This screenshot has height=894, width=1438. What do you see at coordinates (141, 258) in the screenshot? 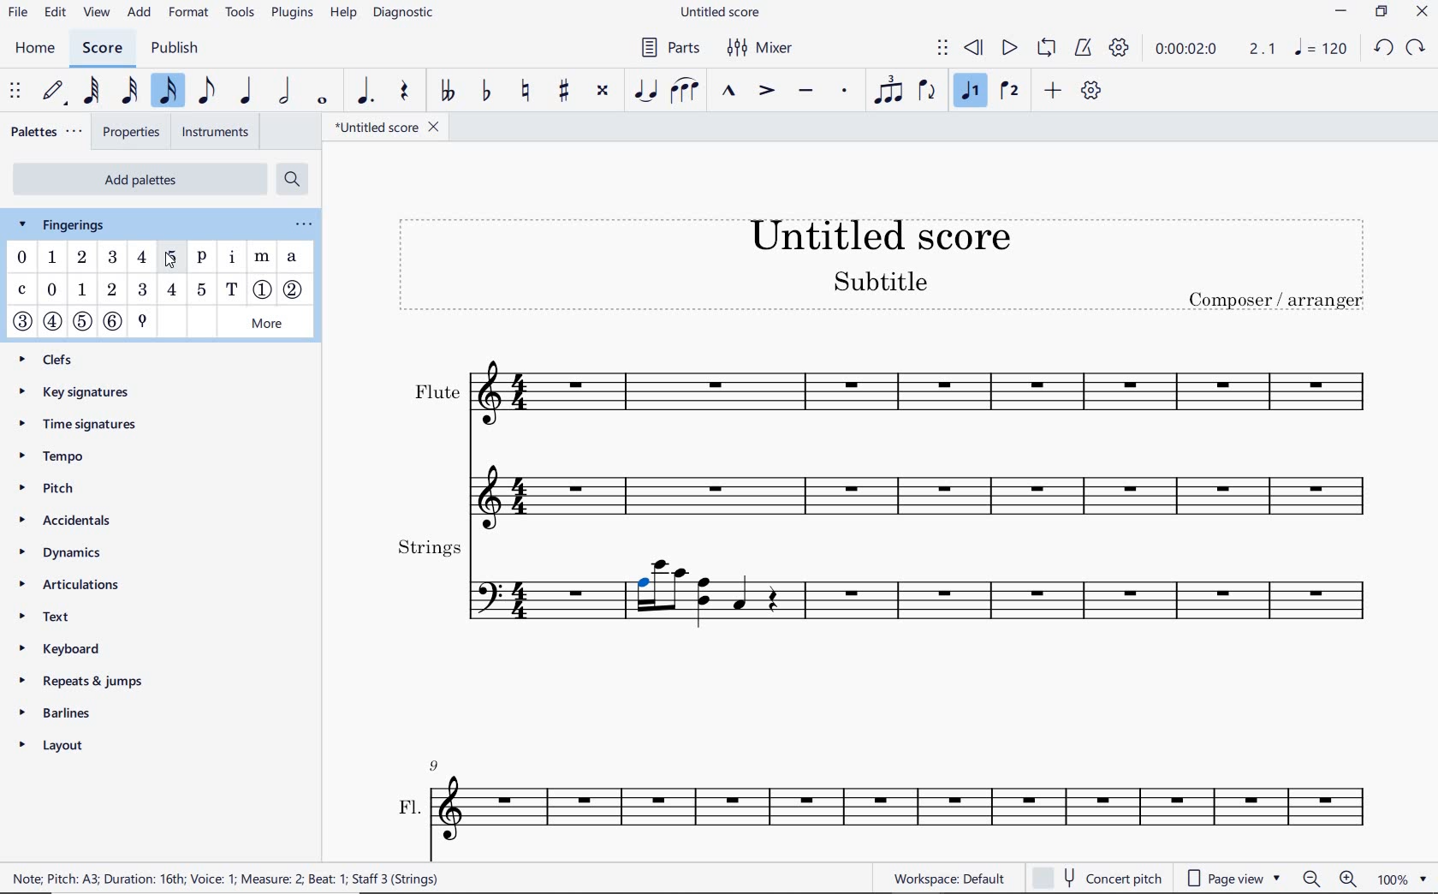
I see `fingering 4` at bounding box center [141, 258].